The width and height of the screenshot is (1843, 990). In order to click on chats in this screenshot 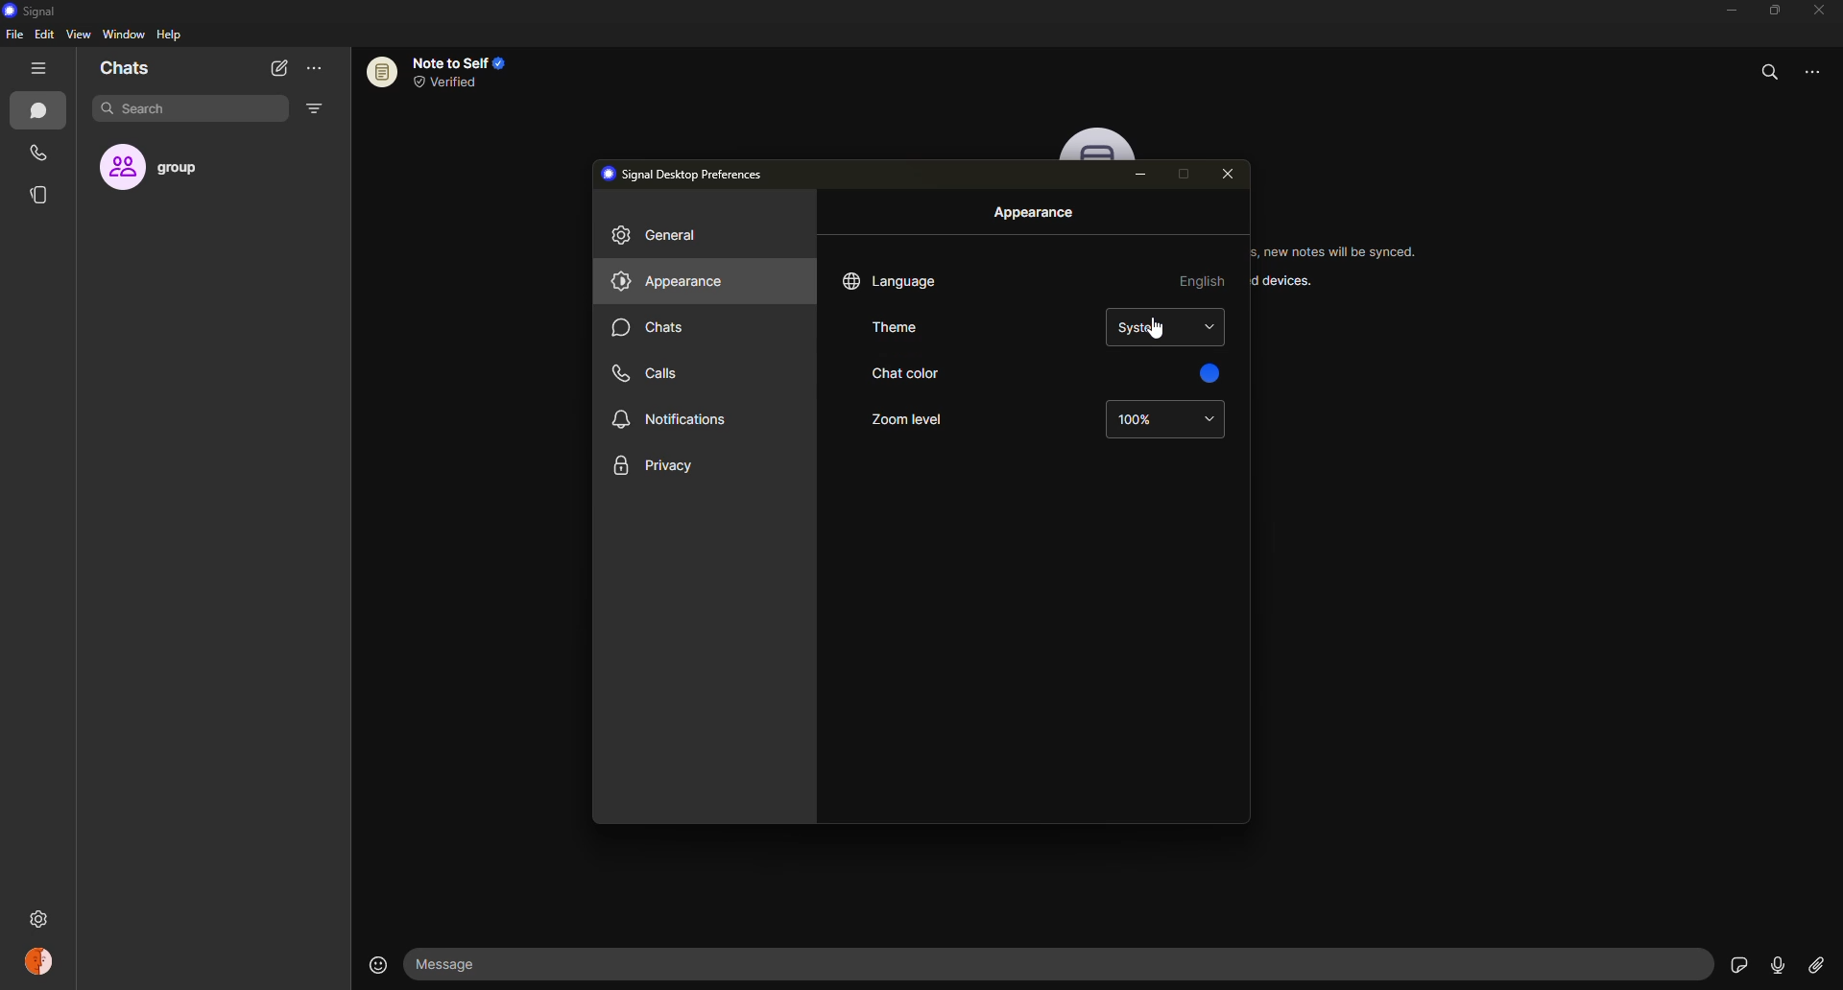, I will do `click(125, 69)`.